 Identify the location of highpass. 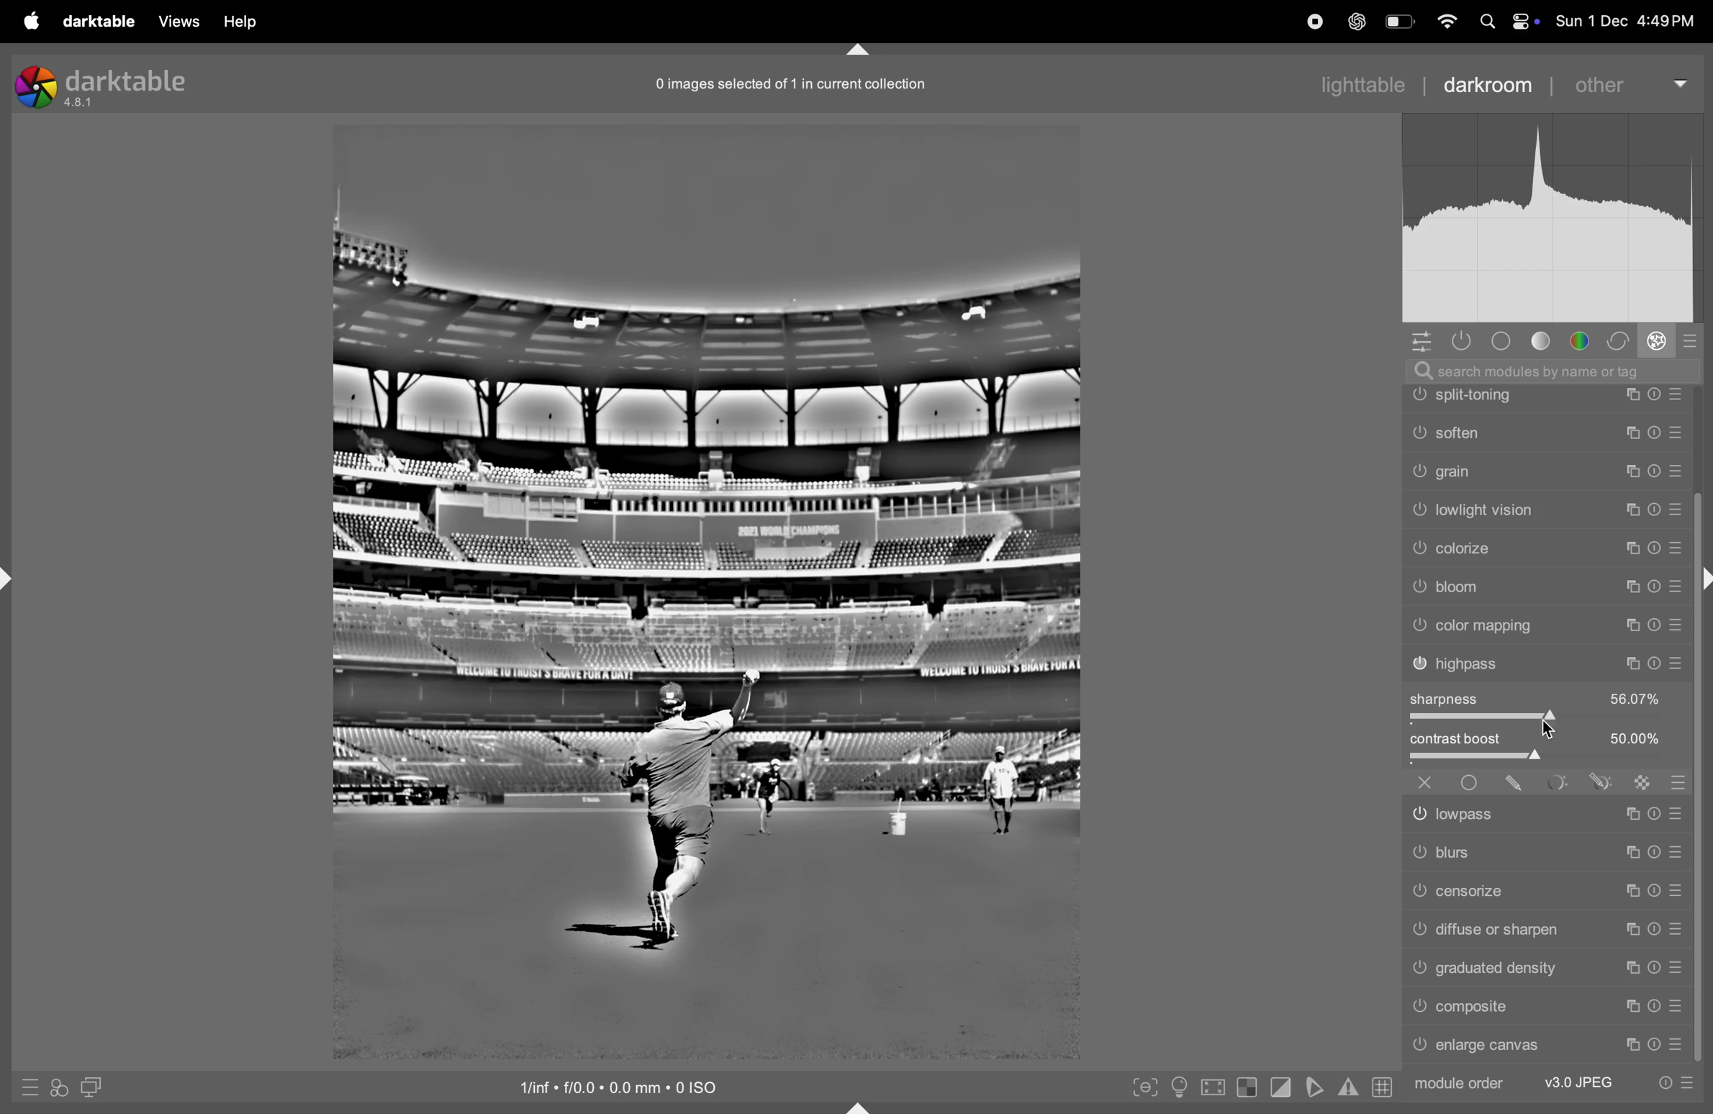
(1547, 773).